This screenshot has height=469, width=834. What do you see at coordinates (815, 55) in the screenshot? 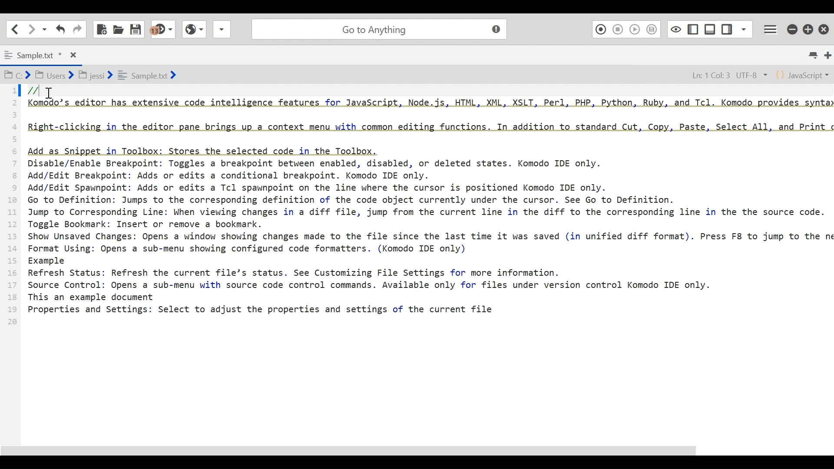
I see `List all tabs` at bounding box center [815, 55].